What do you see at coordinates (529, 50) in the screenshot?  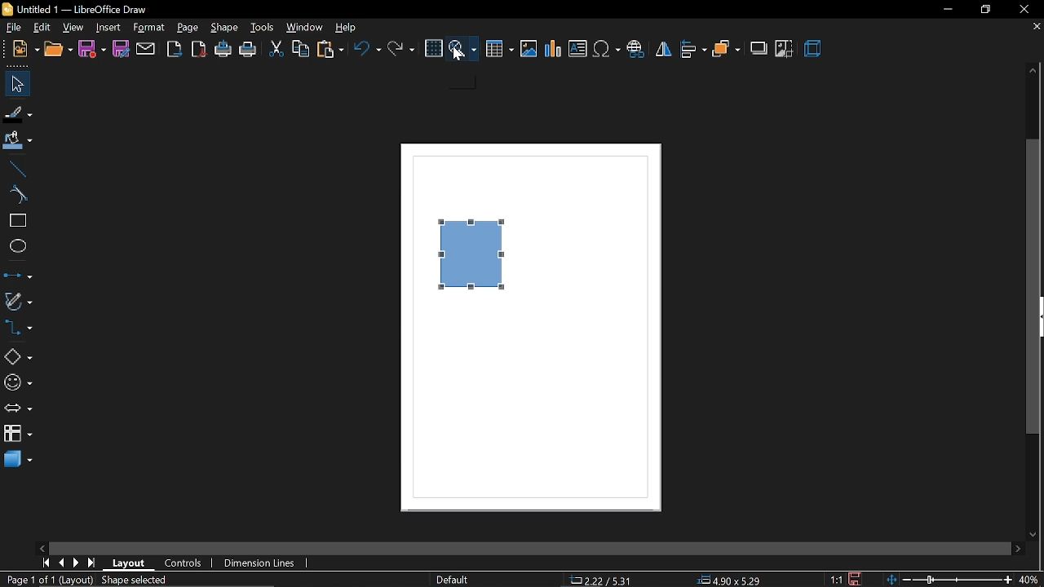 I see `Insert image` at bounding box center [529, 50].